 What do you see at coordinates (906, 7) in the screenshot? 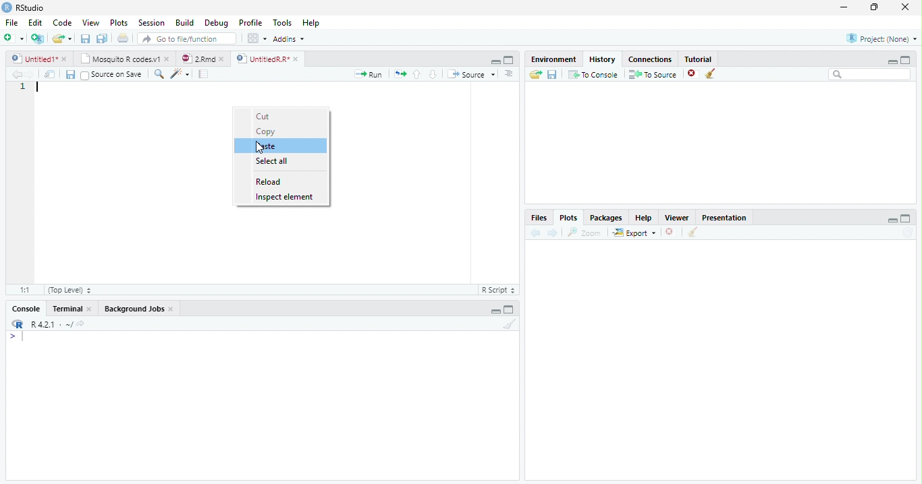
I see `Close` at bounding box center [906, 7].